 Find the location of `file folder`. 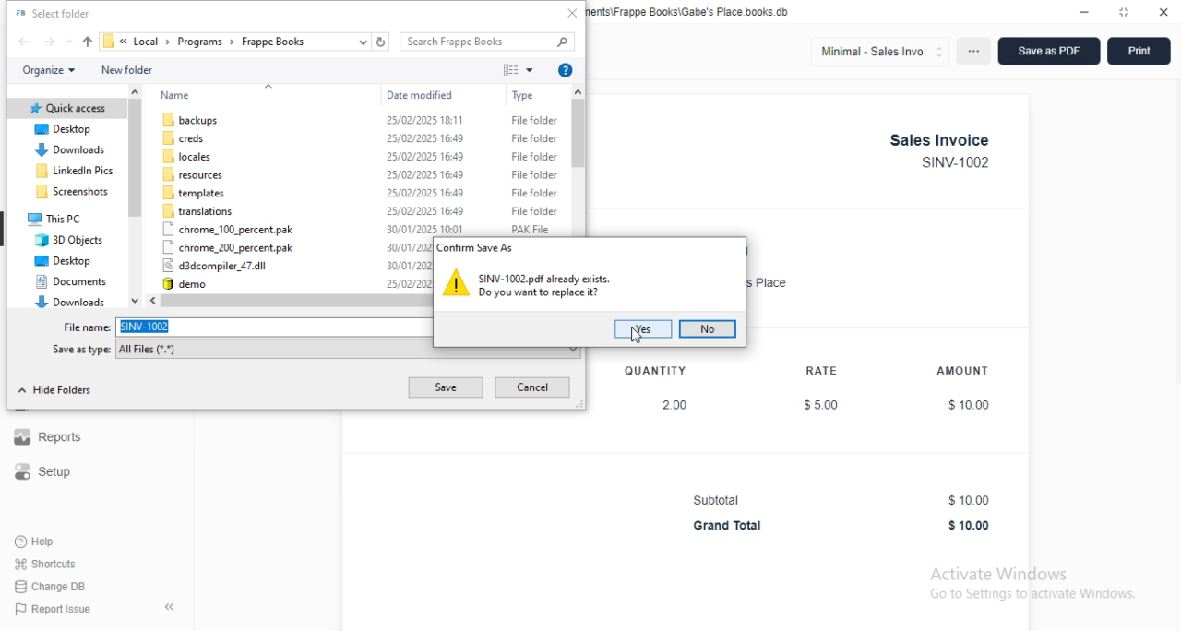

file folder is located at coordinates (534, 138).